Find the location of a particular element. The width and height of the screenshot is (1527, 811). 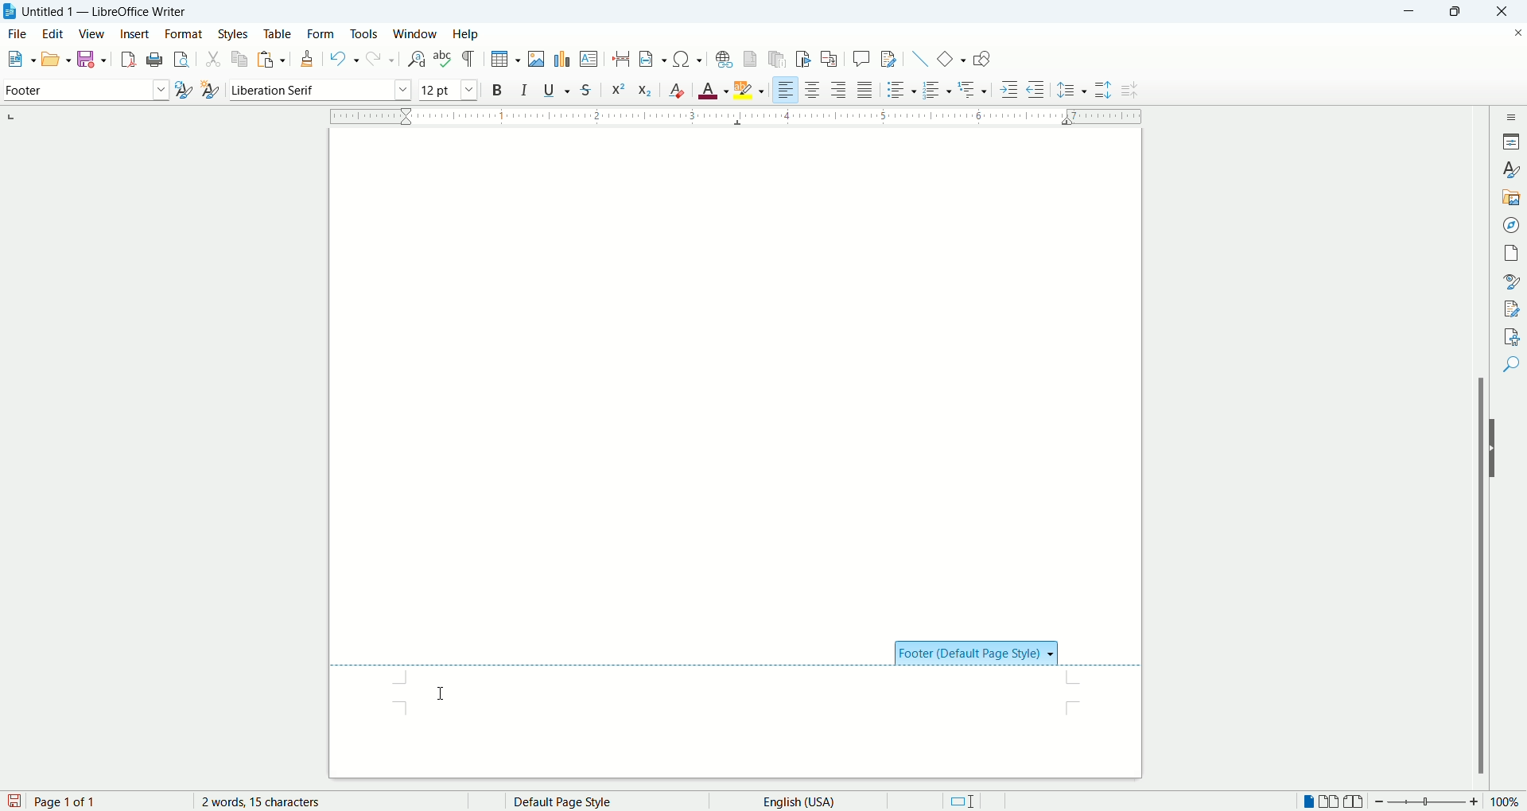

hide is located at coordinates (1497, 448).